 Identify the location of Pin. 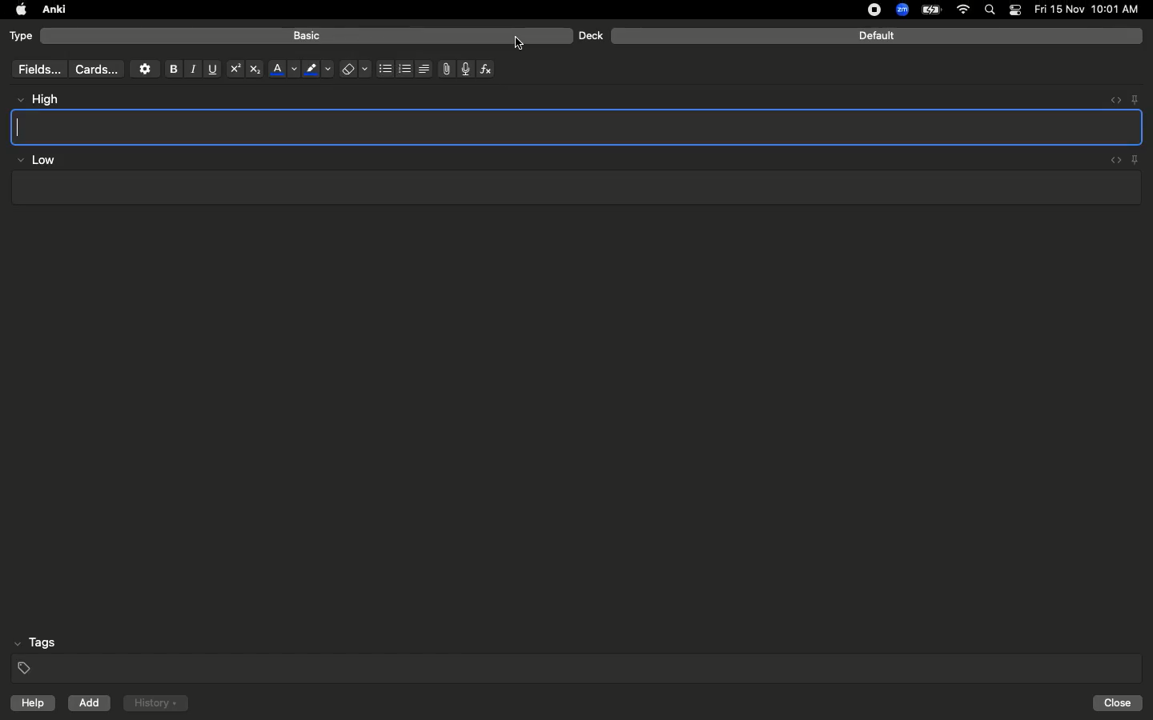
(1136, 159).